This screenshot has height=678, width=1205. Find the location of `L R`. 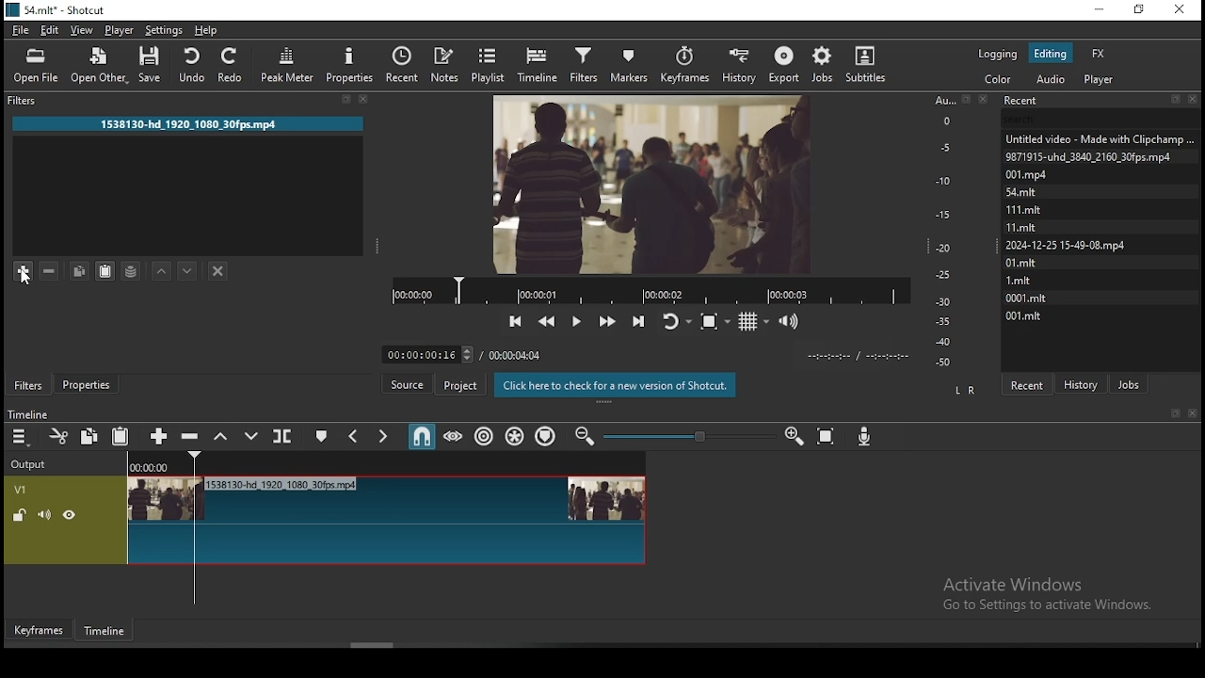

L R is located at coordinates (967, 390).